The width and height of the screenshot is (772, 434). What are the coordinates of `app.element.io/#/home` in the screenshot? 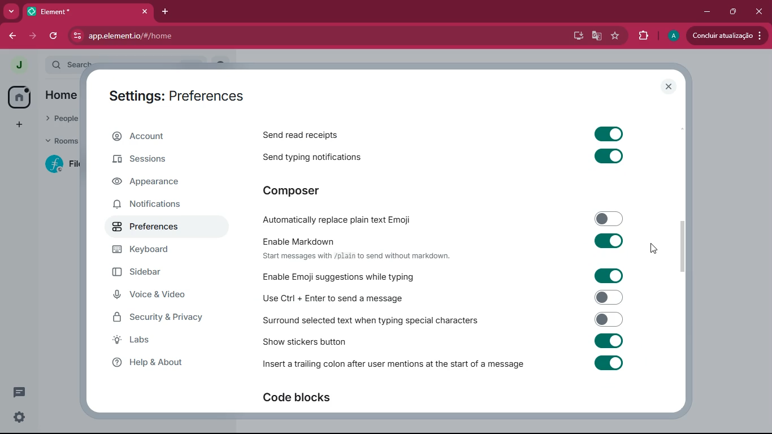 It's located at (202, 37).